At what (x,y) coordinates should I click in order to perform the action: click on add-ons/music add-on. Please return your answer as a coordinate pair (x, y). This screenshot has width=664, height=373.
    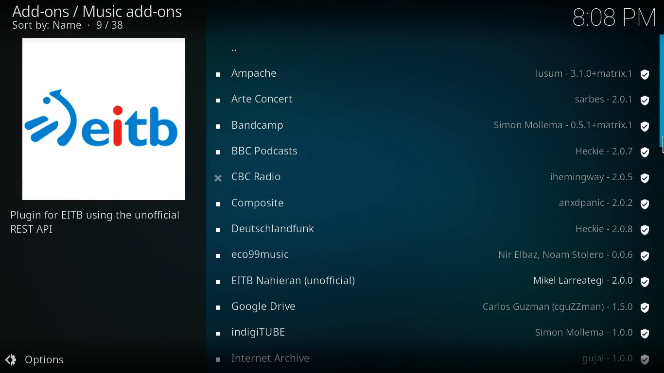
    Looking at the image, I should click on (101, 12).